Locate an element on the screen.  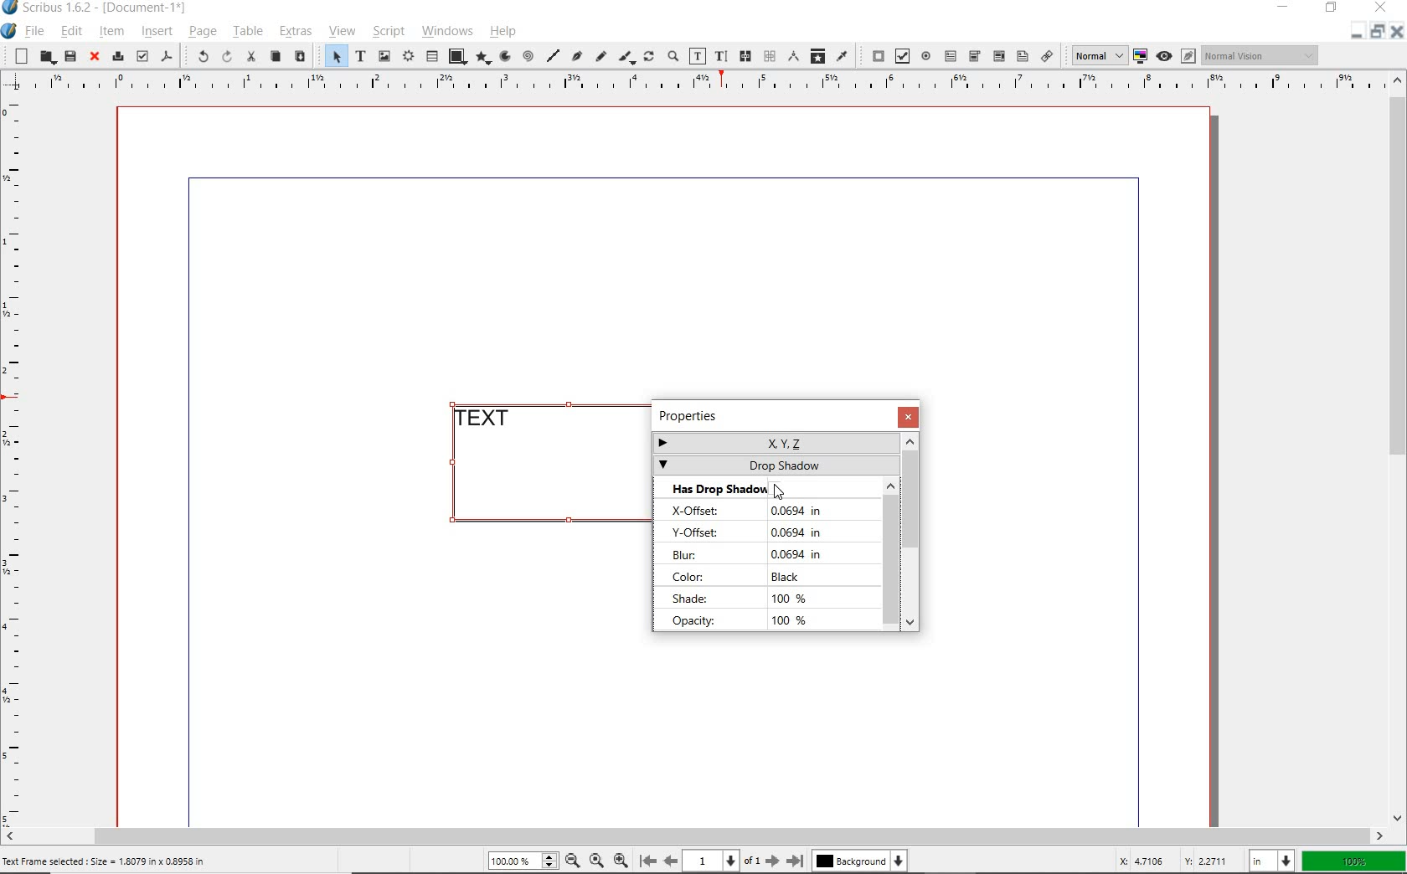
has drop shadow is located at coordinates (743, 489).